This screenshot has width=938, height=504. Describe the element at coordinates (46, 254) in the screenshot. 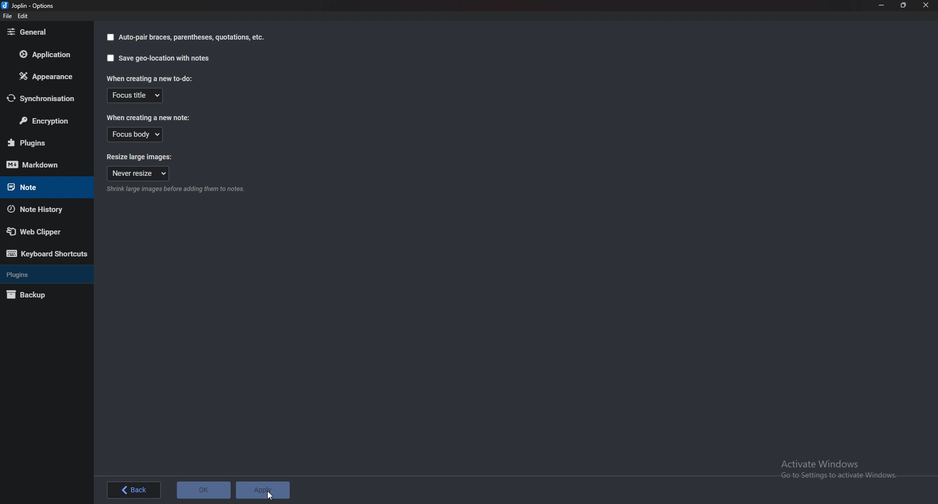

I see `Keyboard shortcuts` at that location.